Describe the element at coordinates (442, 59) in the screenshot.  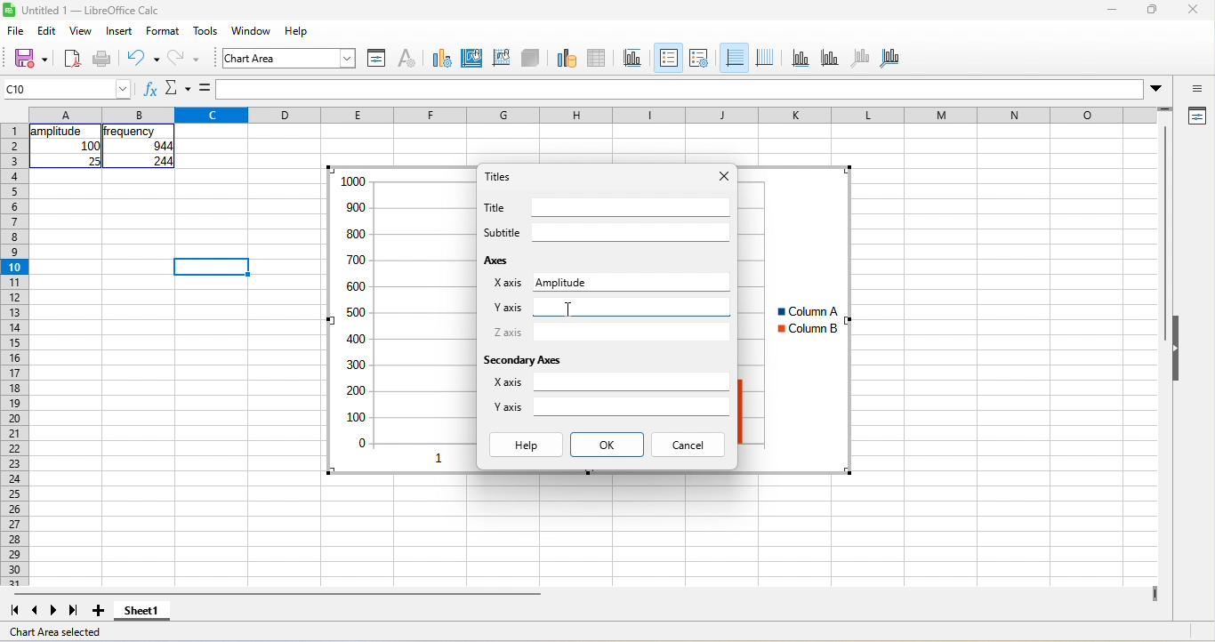
I see `chart type` at that location.